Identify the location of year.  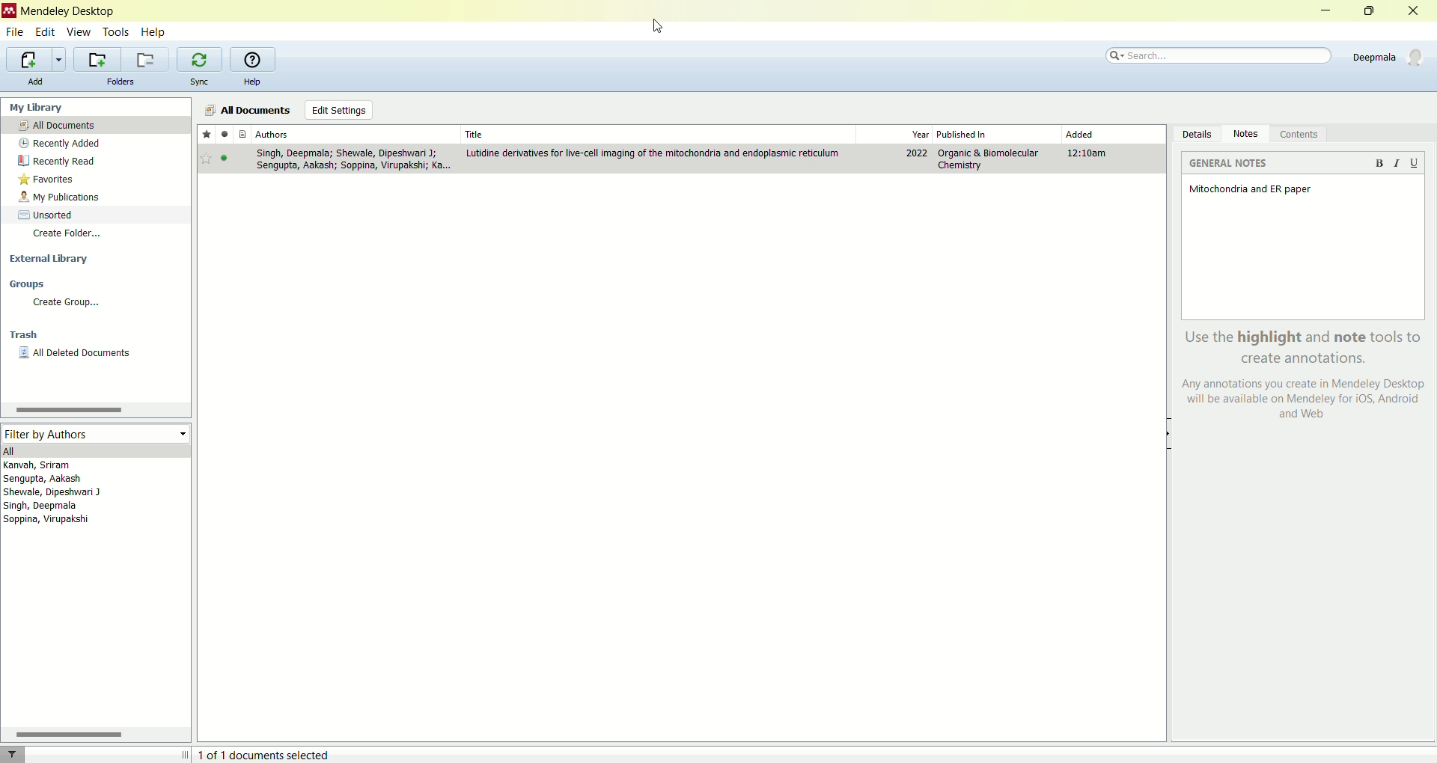
(920, 135).